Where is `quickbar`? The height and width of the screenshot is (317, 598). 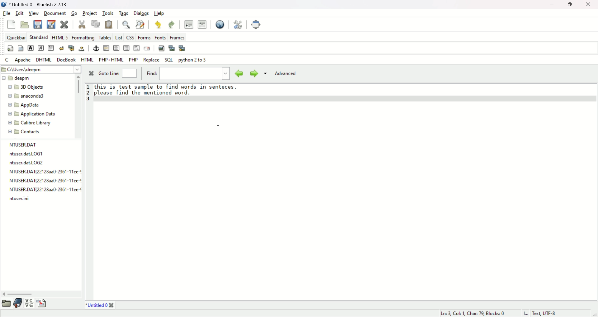 quickbar is located at coordinates (16, 36).